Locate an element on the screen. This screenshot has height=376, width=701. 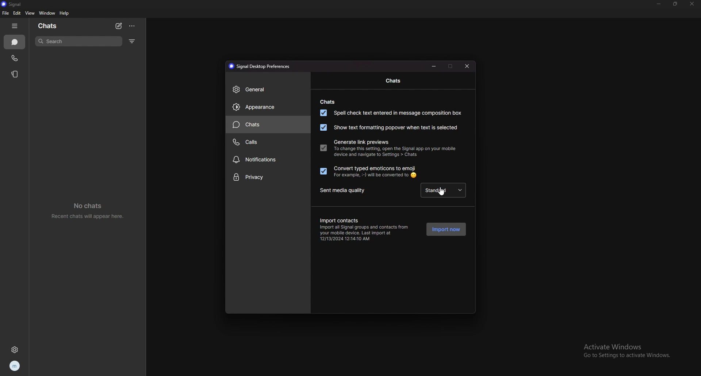
appearance is located at coordinates (268, 107).